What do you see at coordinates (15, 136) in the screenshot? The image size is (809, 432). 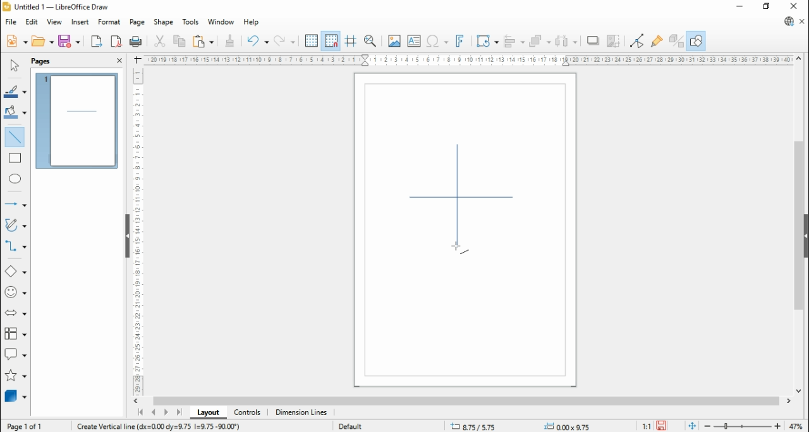 I see `insert line` at bounding box center [15, 136].